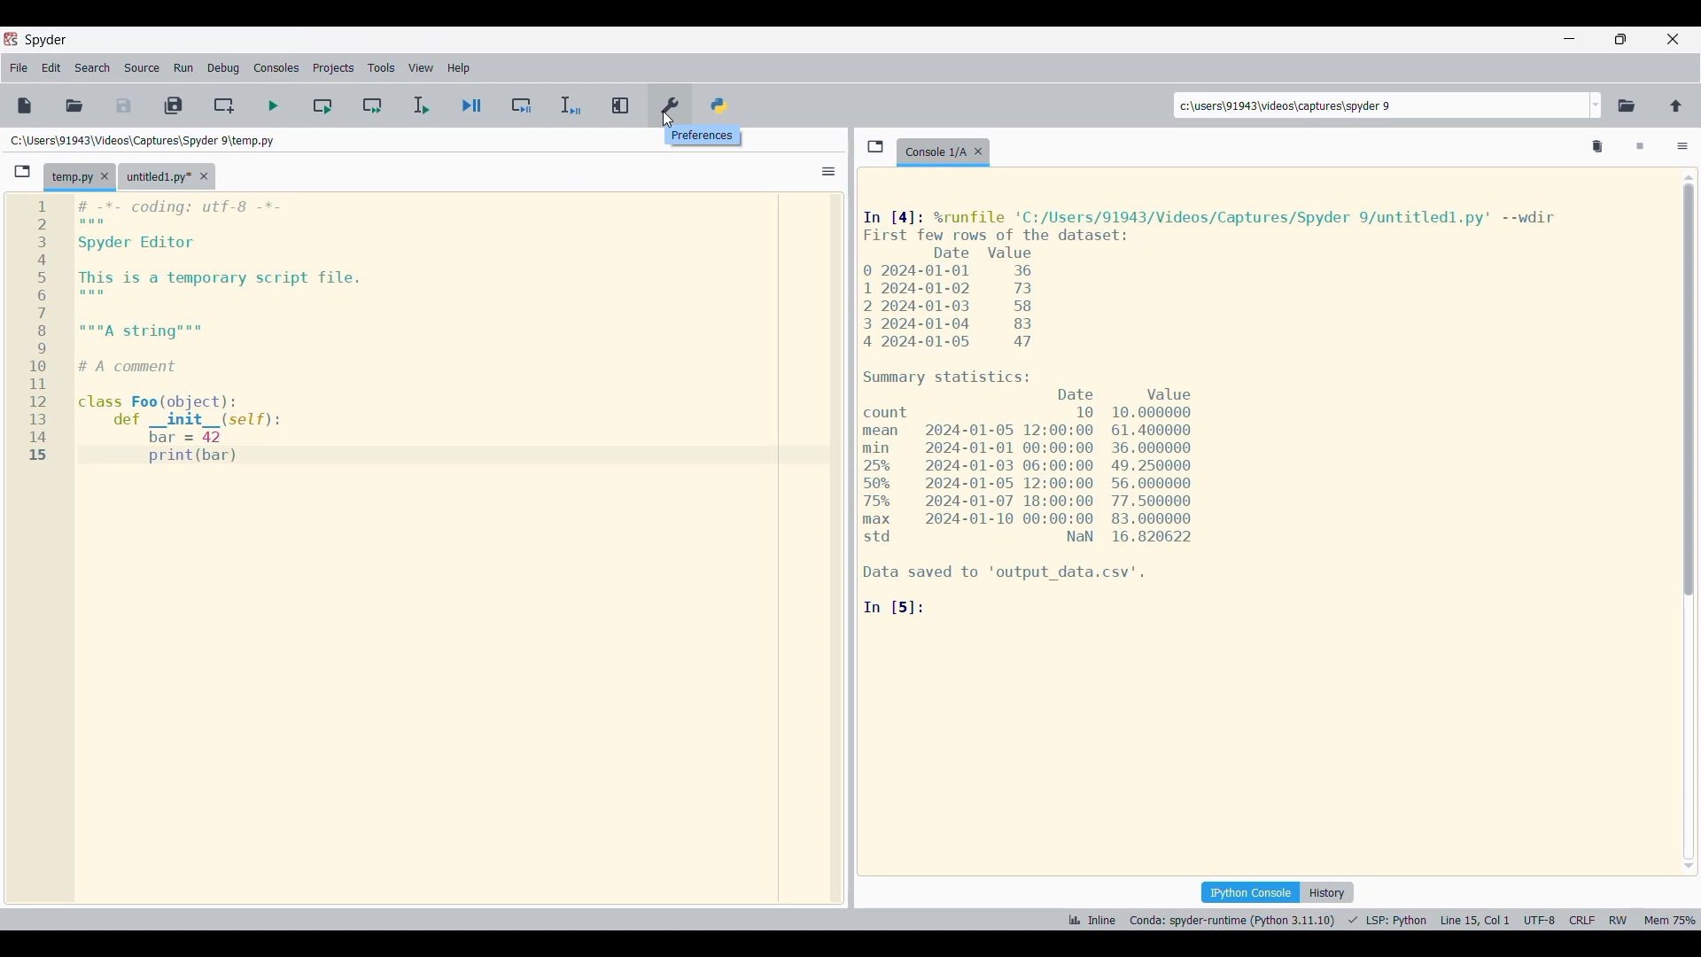 The height and width of the screenshot is (957, 1701). Describe the element at coordinates (223, 69) in the screenshot. I see `Debug menu` at that location.